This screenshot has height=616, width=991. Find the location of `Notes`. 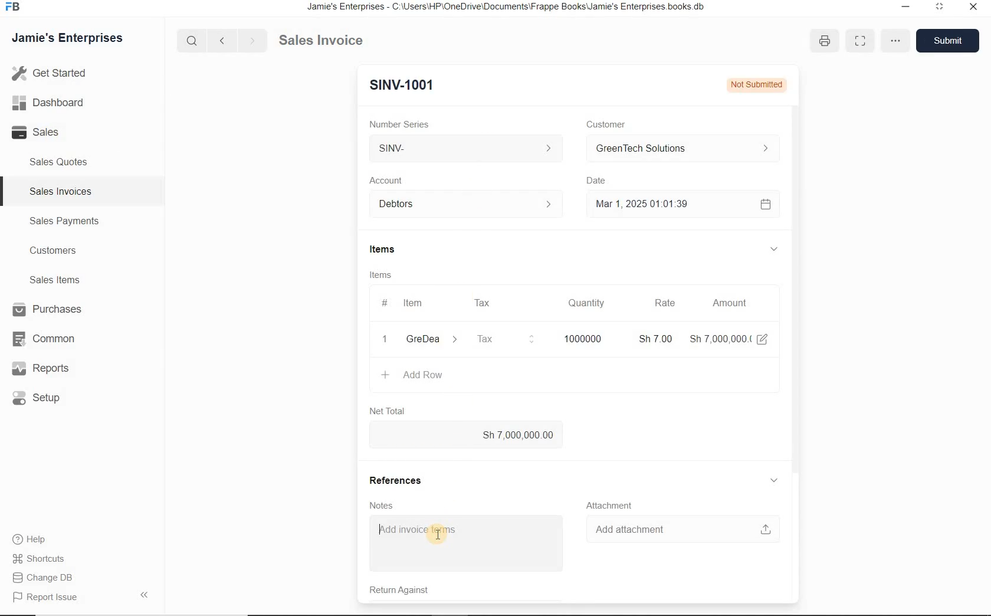

Notes is located at coordinates (377, 504).